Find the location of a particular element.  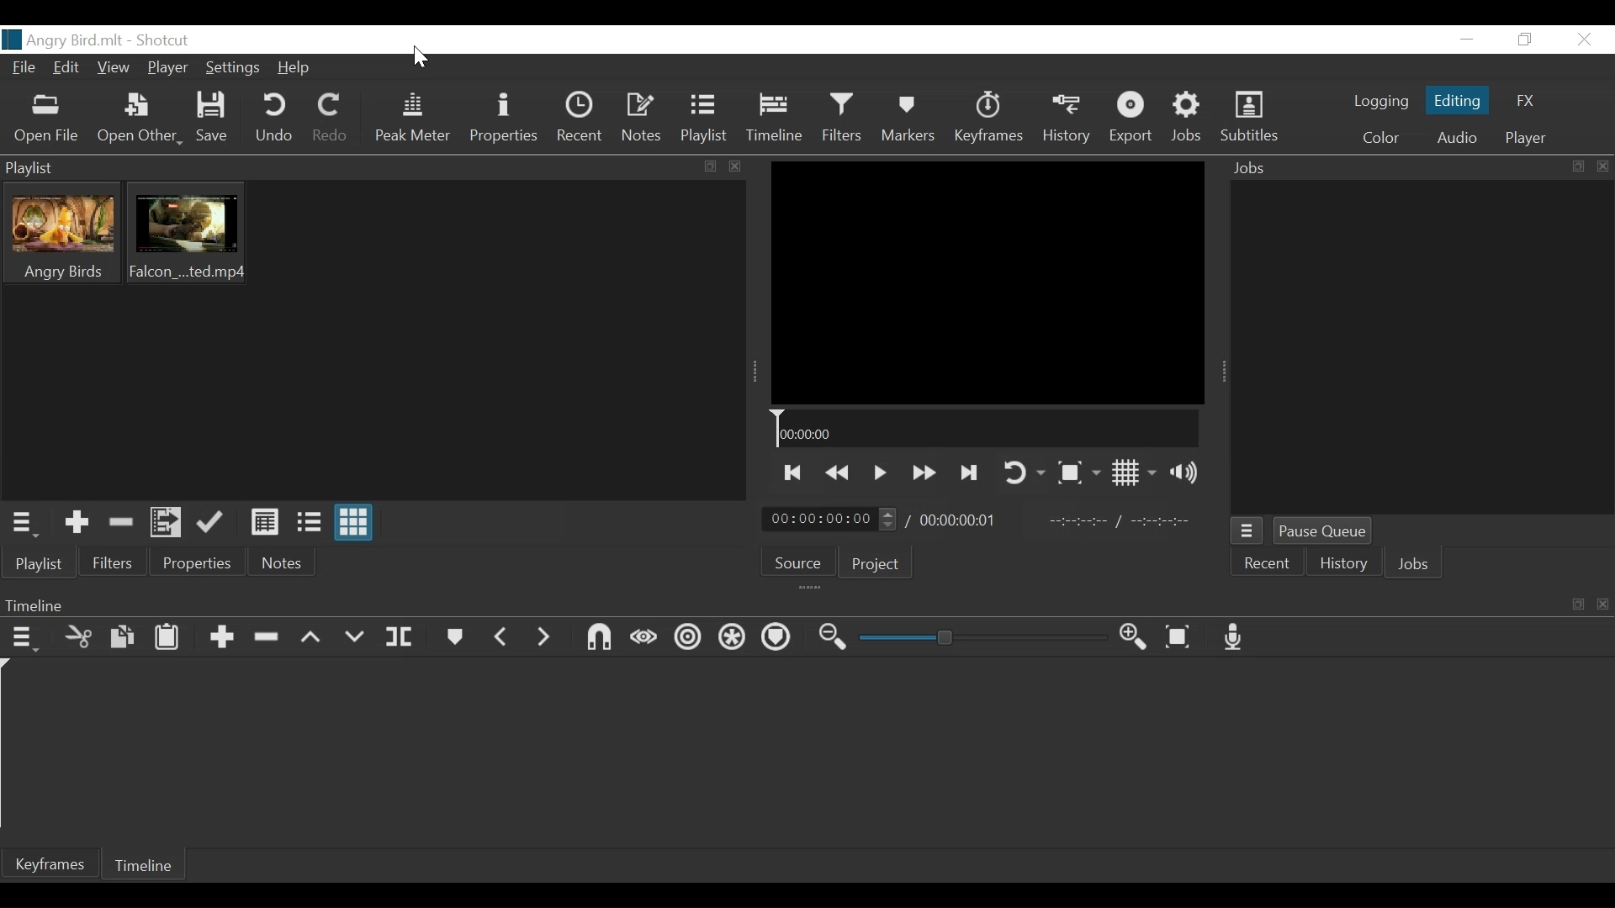

Clip is located at coordinates (188, 233).